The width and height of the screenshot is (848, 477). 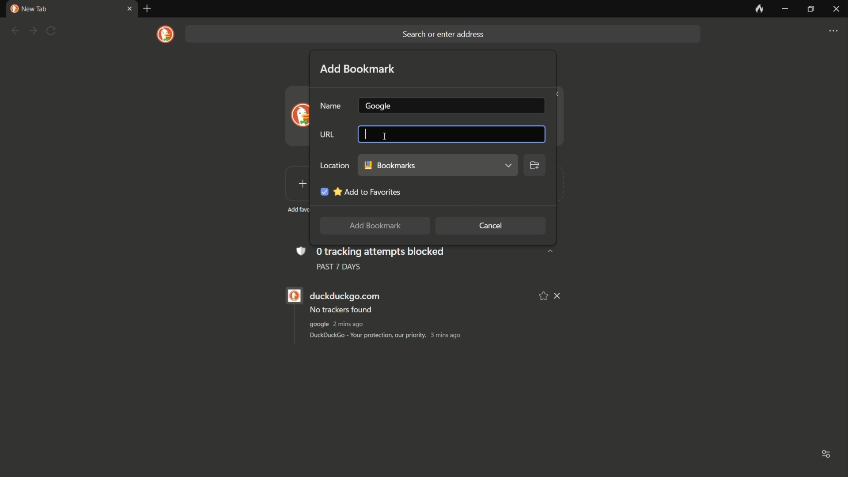 What do you see at coordinates (810, 10) in the screenshot?
I see `maximize or restore` at bounding box center [810, 10].